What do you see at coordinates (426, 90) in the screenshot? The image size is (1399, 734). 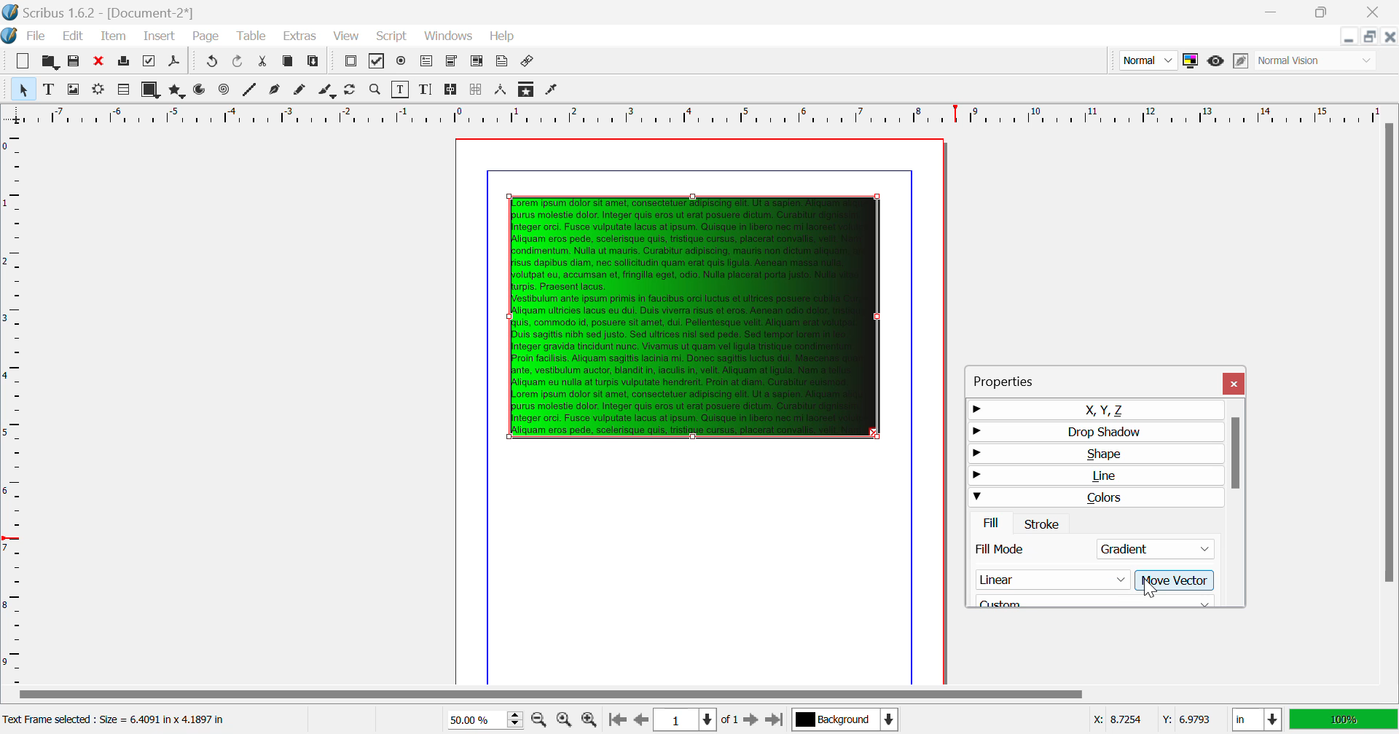 I see `Edit Text with Story Editor` at bounding box center [426, 90].